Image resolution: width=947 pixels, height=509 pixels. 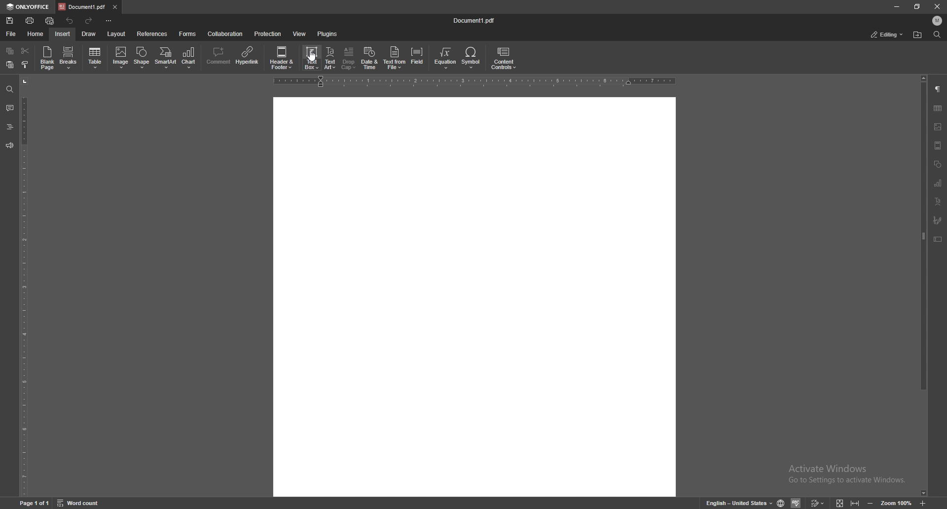 What do you see at coordinates (330, 58) in the screenshot?
I see `text art` at bounding box center [330, 58].